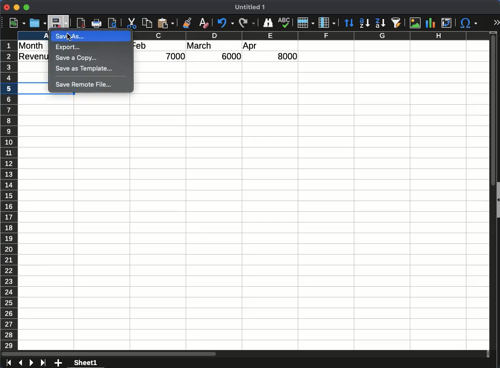 This screenshot has height=368, width=500. I want to click on scroll, so click(489, 196).